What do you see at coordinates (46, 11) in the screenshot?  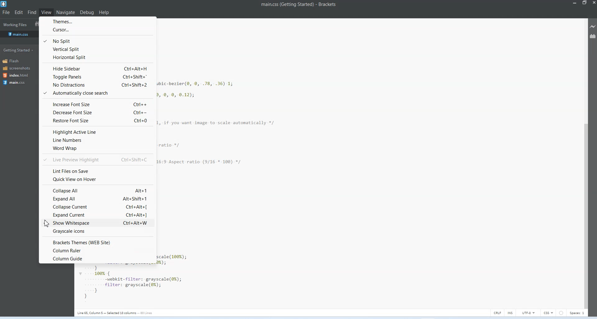 I see `View` at bounding box center [46, 11].